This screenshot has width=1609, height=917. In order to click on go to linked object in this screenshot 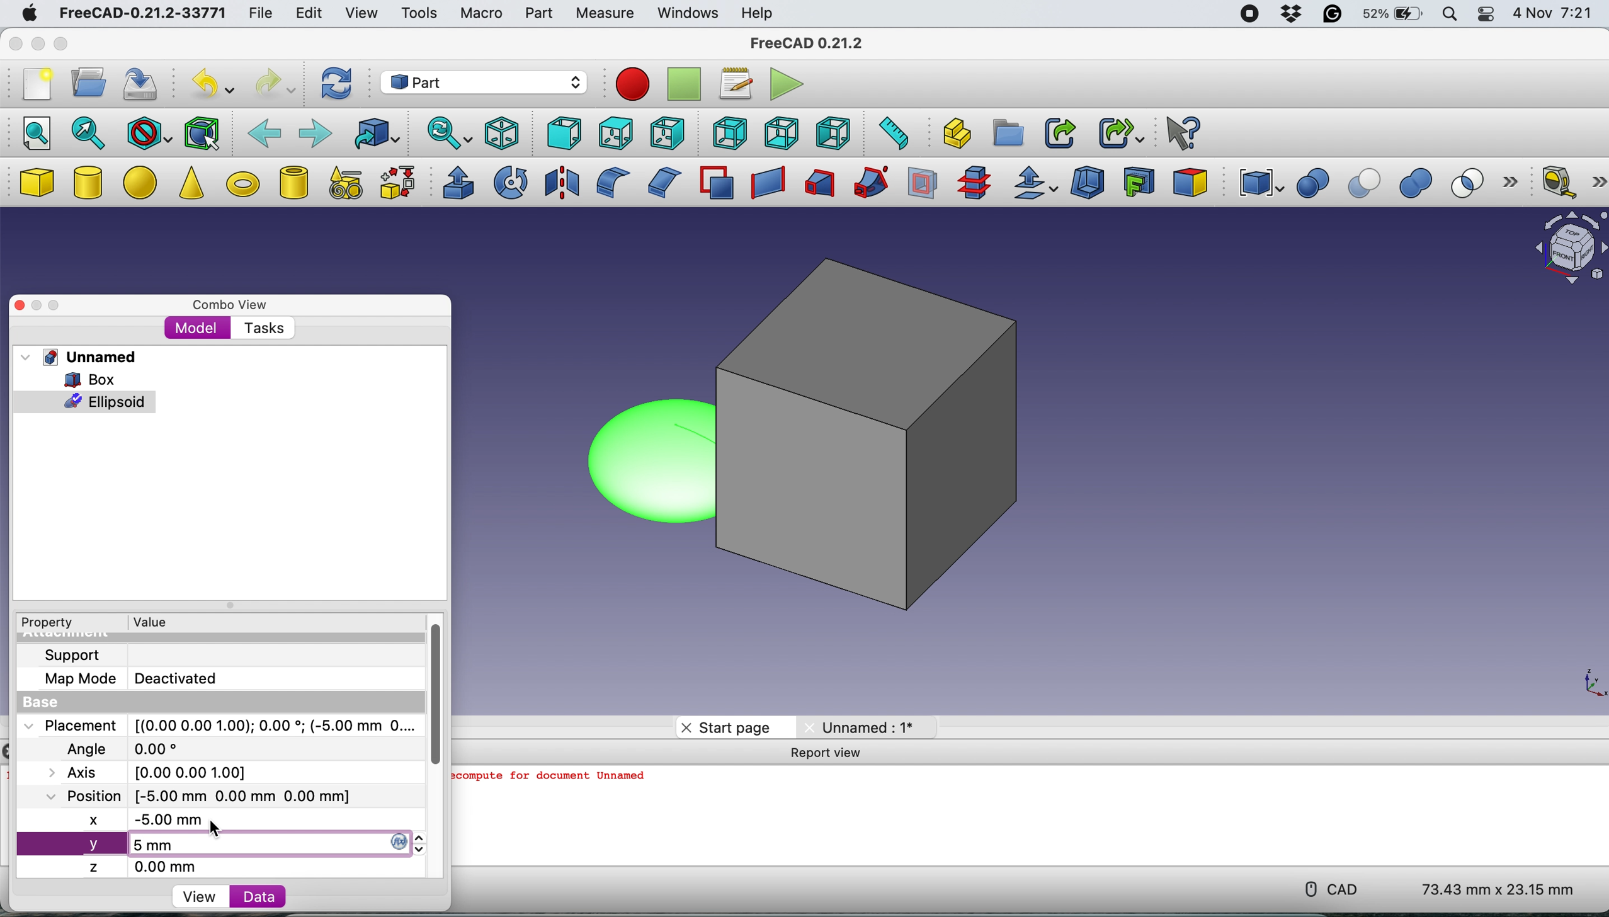, I will do `click(376, 134)`.